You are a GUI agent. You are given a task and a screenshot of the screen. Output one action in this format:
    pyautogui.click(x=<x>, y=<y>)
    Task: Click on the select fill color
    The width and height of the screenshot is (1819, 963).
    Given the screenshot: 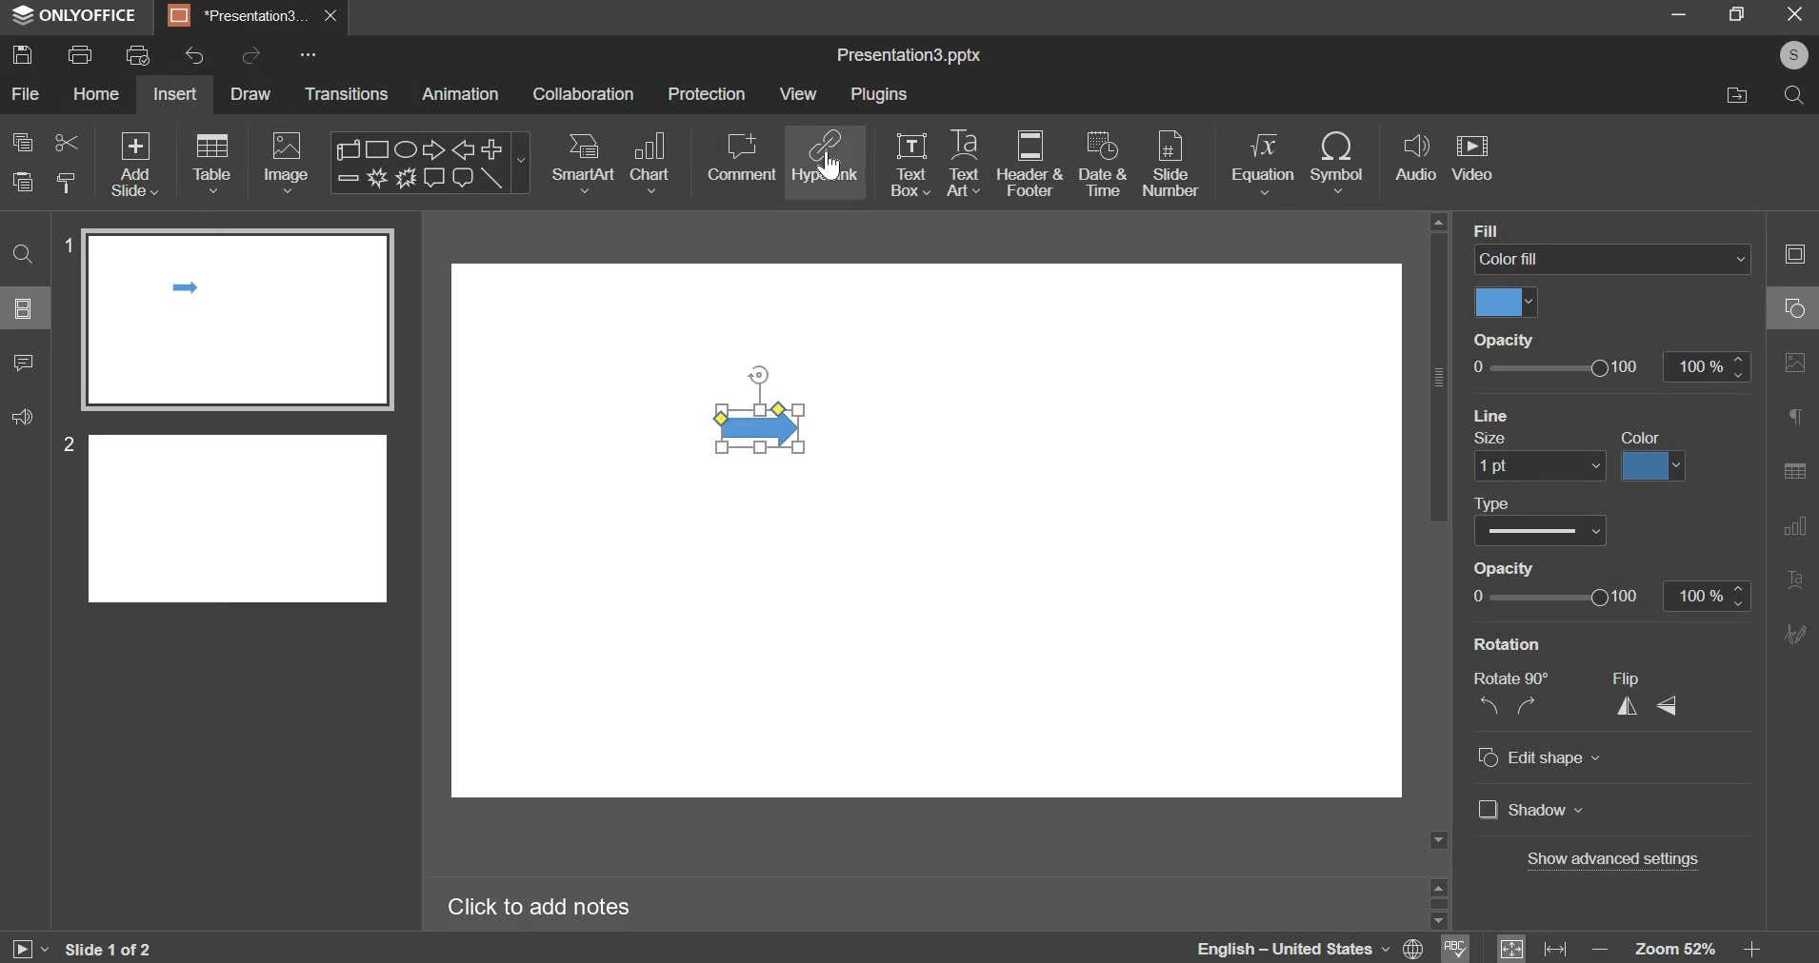 What is the action you would take?
    pyautogui.click(x=1507, y=303)
    